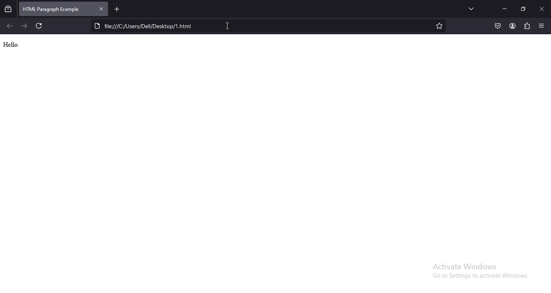  I want to click on open application menu, so click(541, 26).